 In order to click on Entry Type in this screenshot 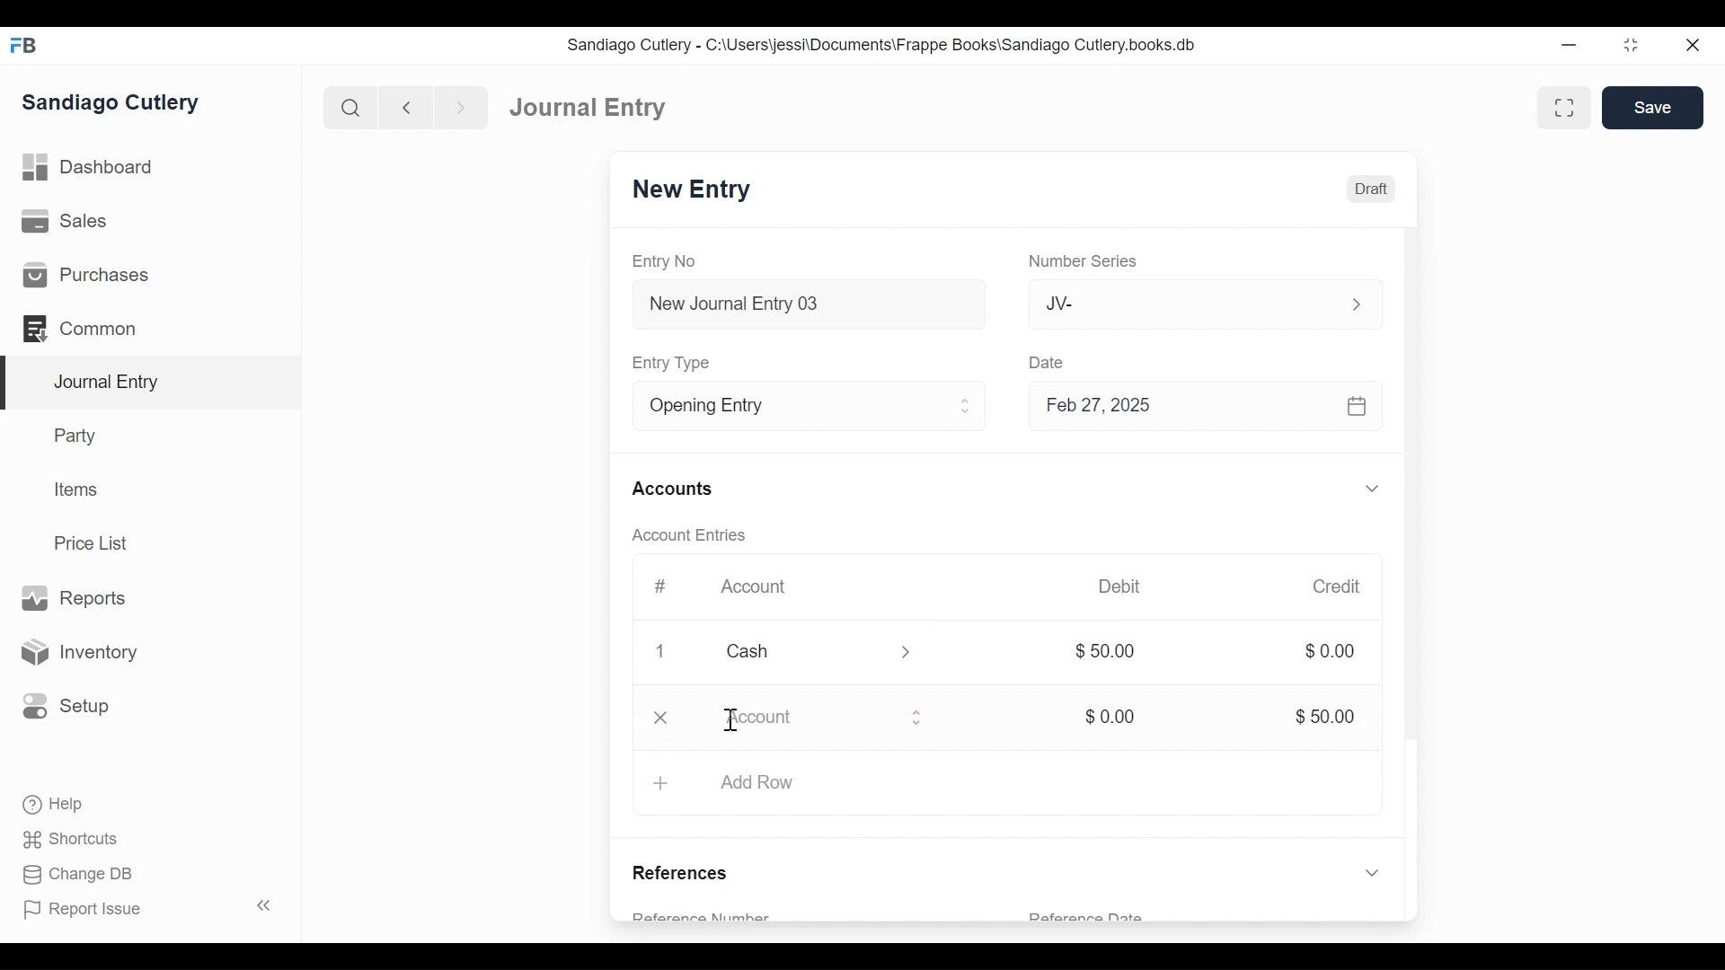, I will do `click(785, 406)`.